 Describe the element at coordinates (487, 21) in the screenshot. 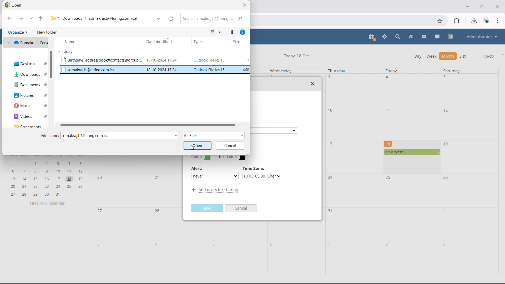

I see `accounts` at that location.